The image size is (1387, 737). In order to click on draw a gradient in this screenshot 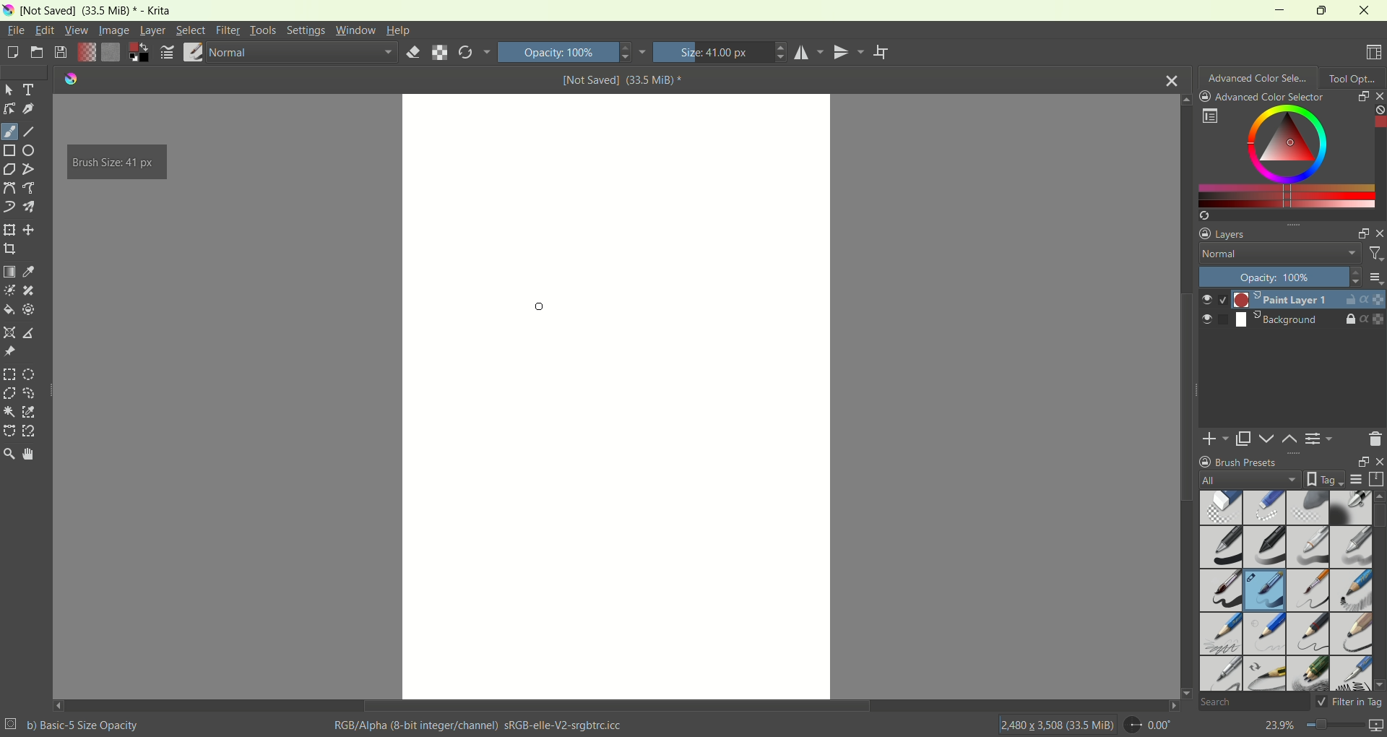, I will do `click(9, 271)`.